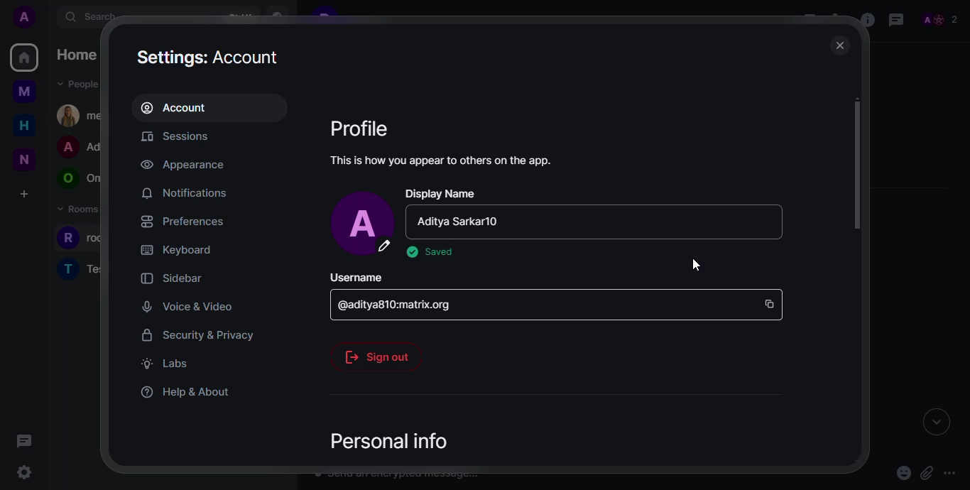  Describe the element at coordinates (364, 224) in the screenshot. I see `profile pic` at that location.